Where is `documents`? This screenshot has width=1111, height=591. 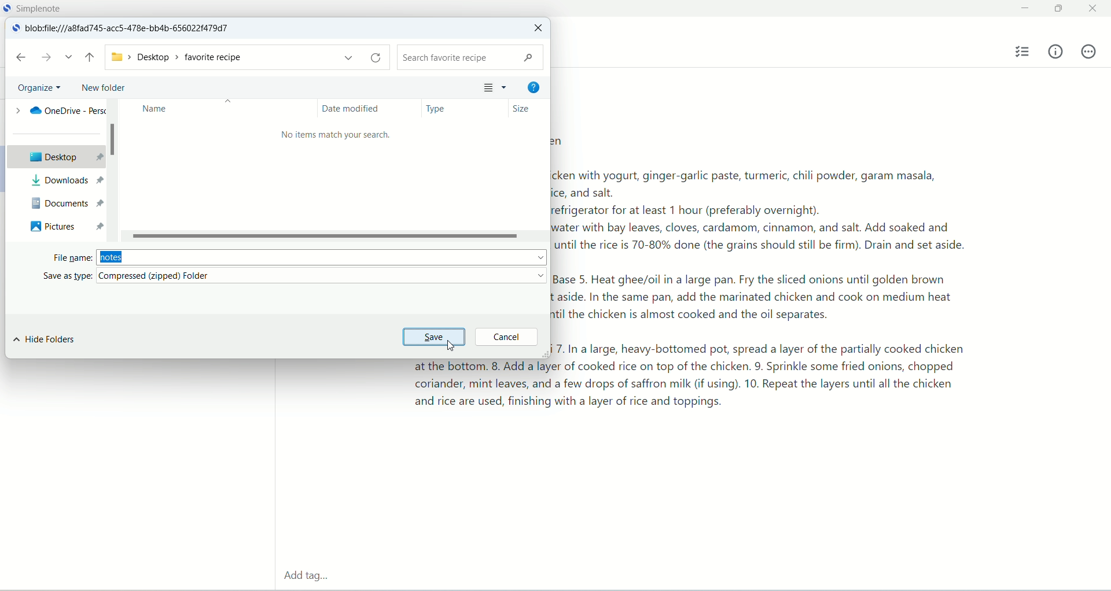
documents is located at coordinates (64, 201).